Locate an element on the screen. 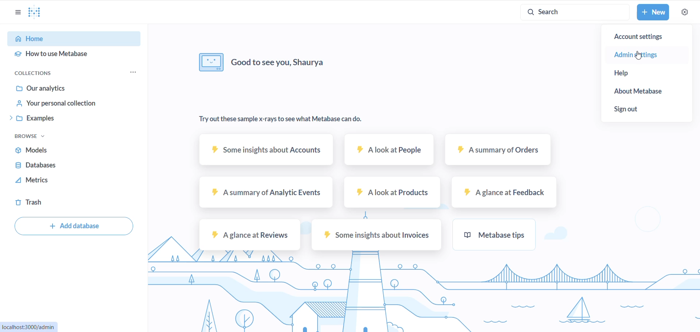 The height and width of the screenshot is (332, 700). LOGO is located at coordinates (38, 13).